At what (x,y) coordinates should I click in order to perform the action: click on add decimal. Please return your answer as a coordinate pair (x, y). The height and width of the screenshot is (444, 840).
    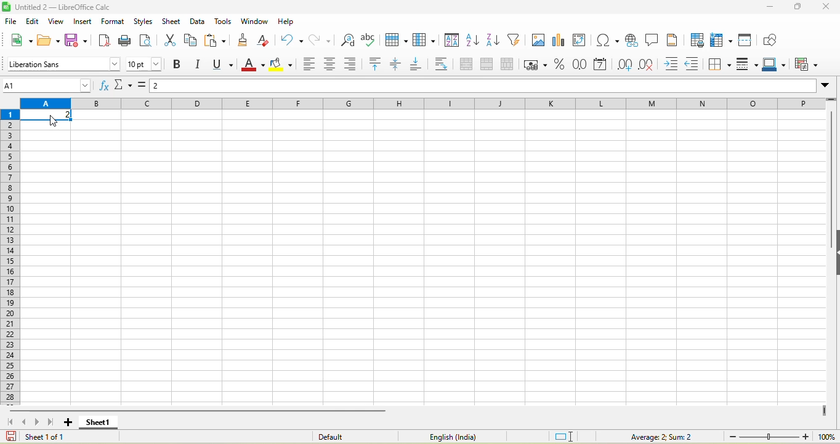
    Looking at the image, I should click on (627, 65).